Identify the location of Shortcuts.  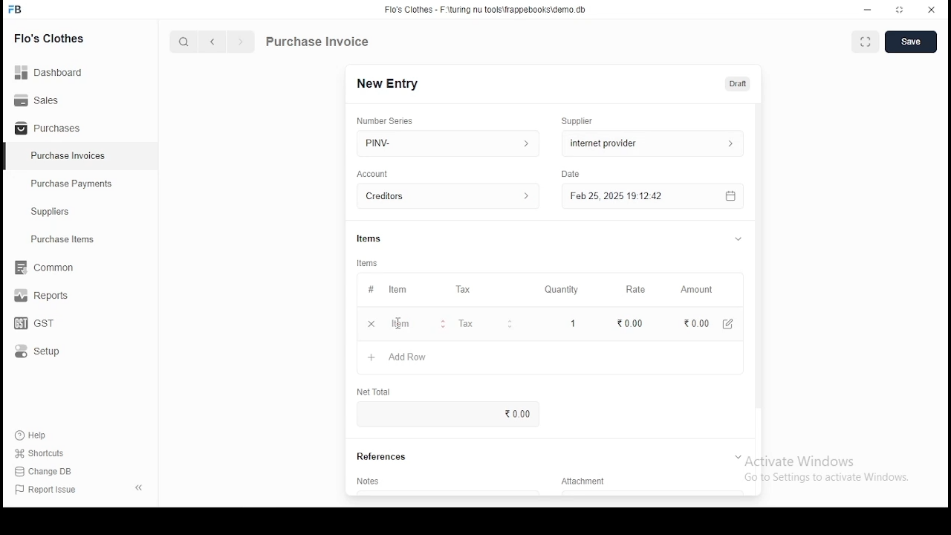
(45, 453).